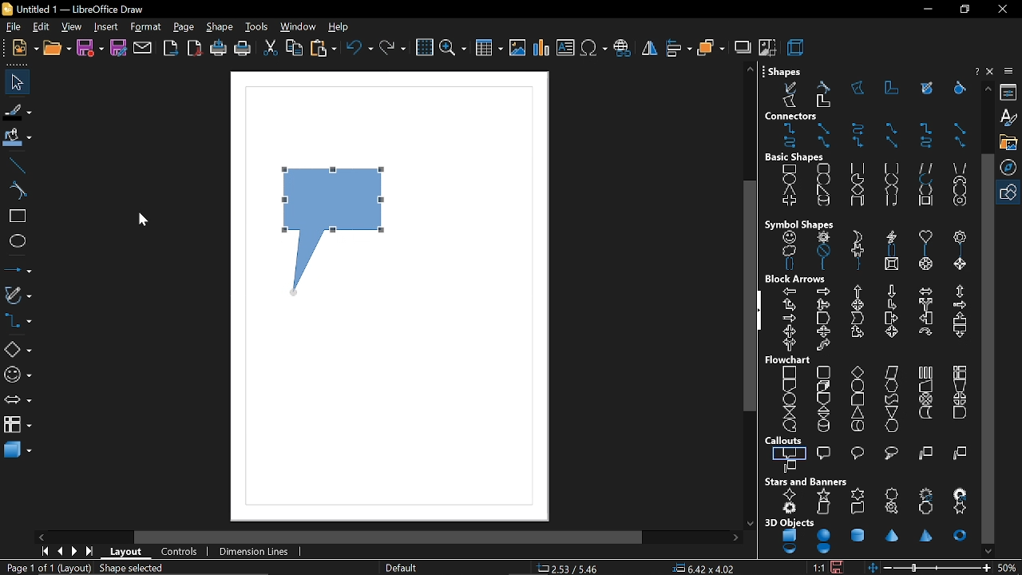  I want to click on shadow, so click(742, 46).